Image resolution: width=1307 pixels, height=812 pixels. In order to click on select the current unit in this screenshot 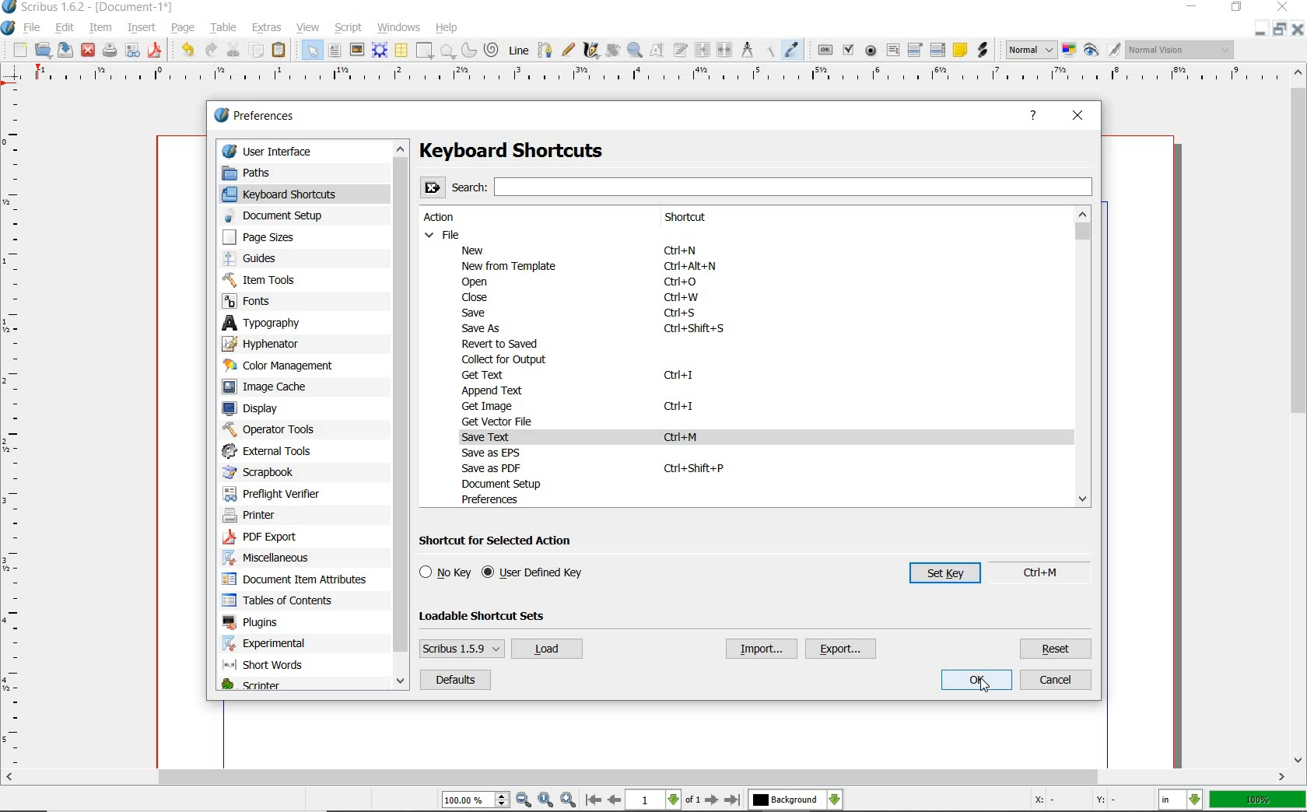, I will do `click(1180, 801)`.